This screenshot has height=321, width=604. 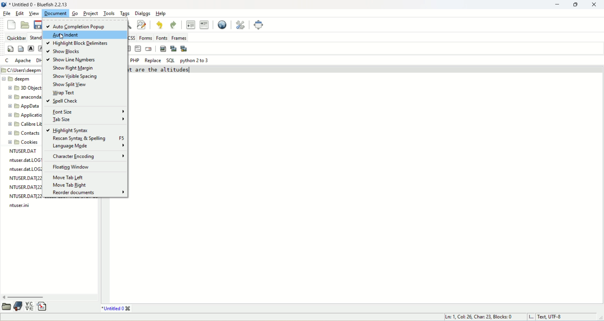 What do you see at coordinates (23, 133) in the screenshot?
I see `contacts` at bounding box center [23, 133].